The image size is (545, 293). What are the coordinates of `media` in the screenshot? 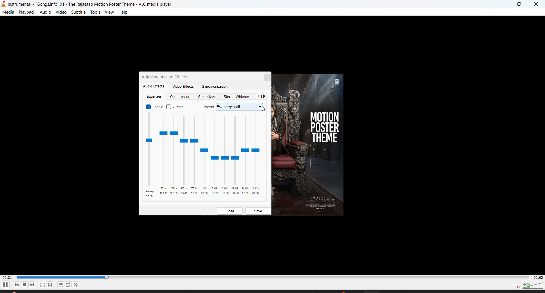 It's located at (8, 12).